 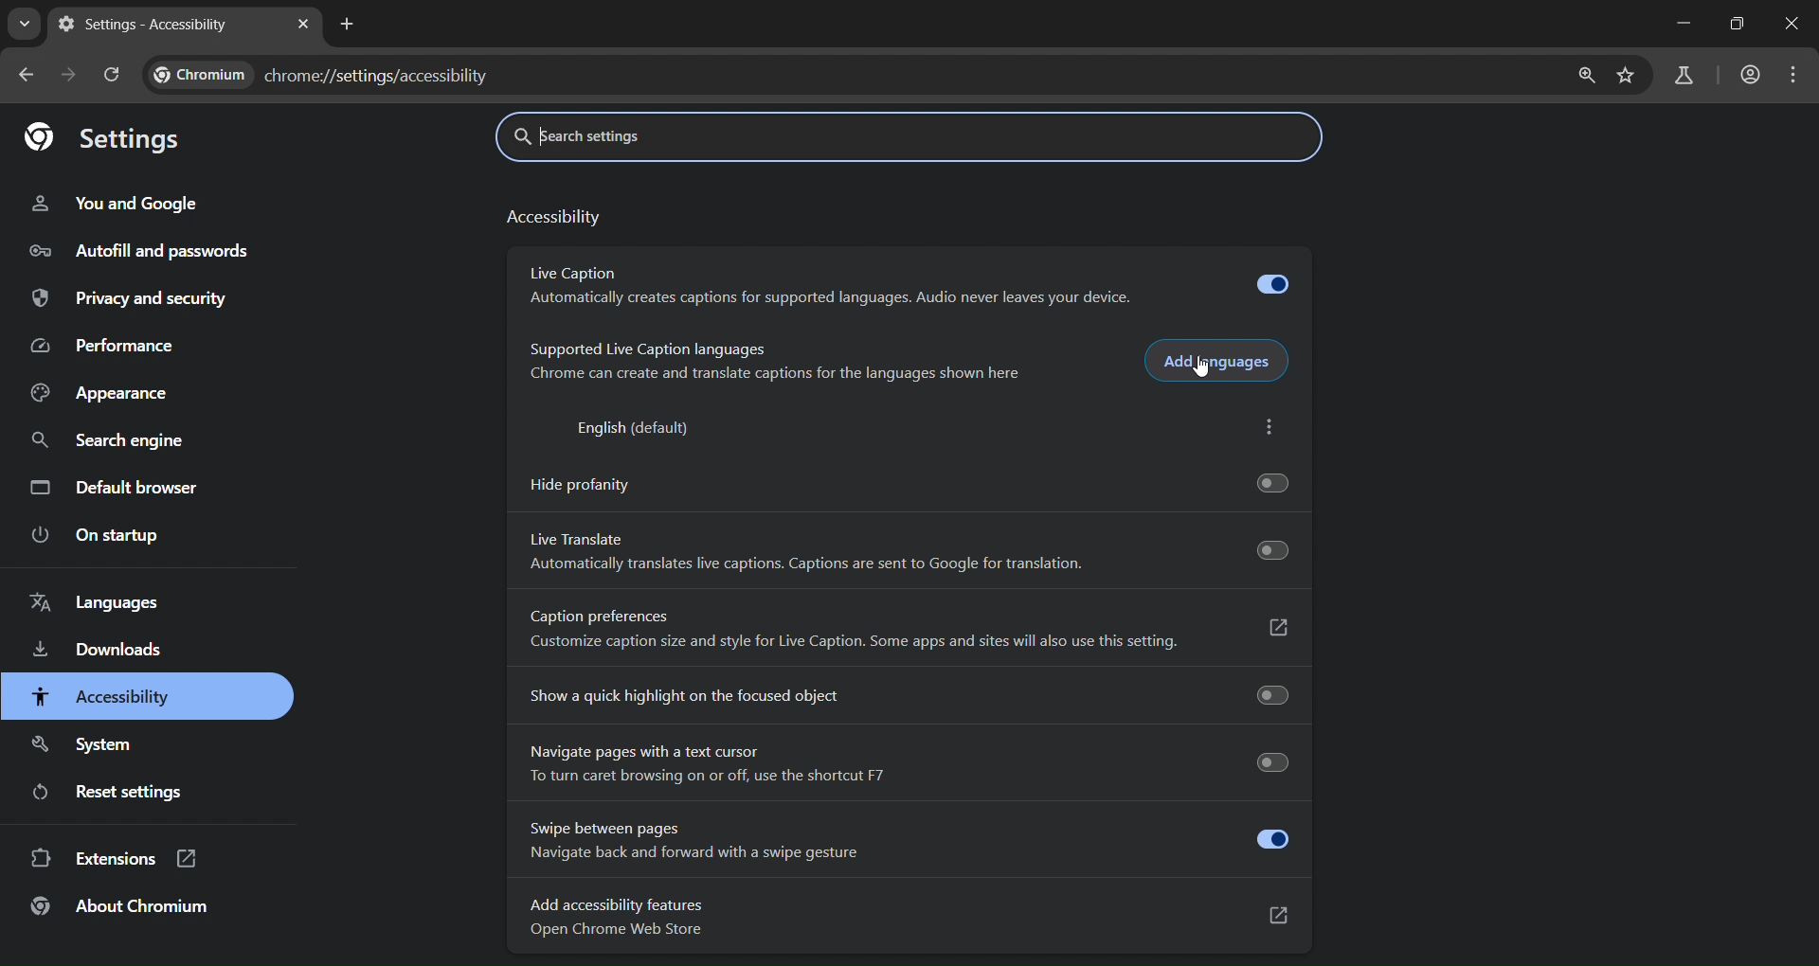 I want to click on accounts, so click(x=1750, y=74).